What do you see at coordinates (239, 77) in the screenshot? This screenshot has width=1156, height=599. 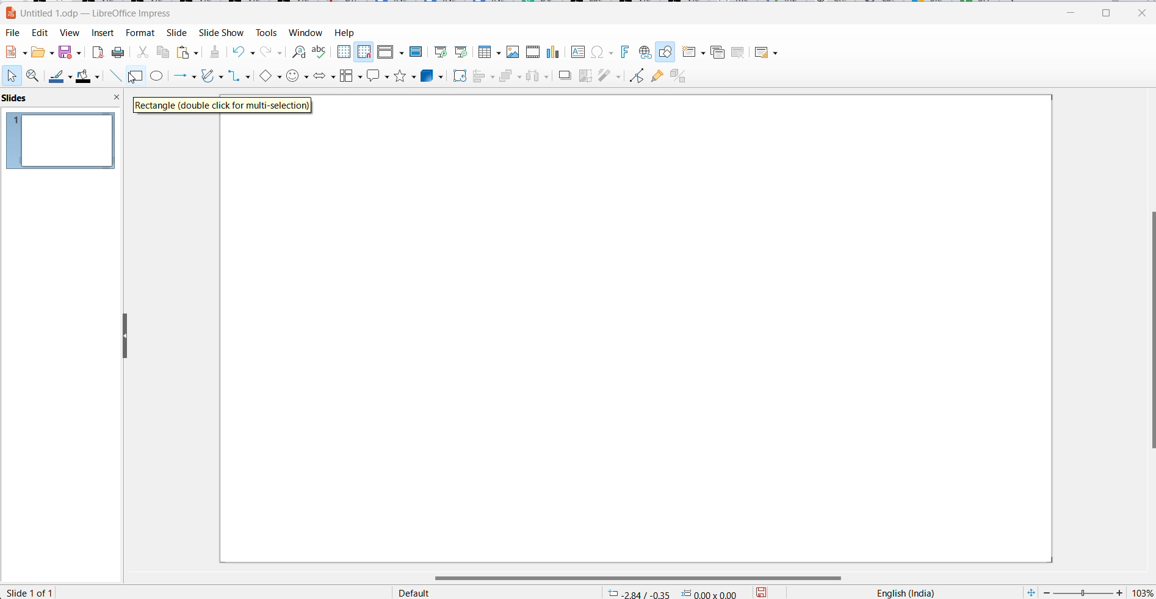 I see `connectors` at bounding box center [239, 77].